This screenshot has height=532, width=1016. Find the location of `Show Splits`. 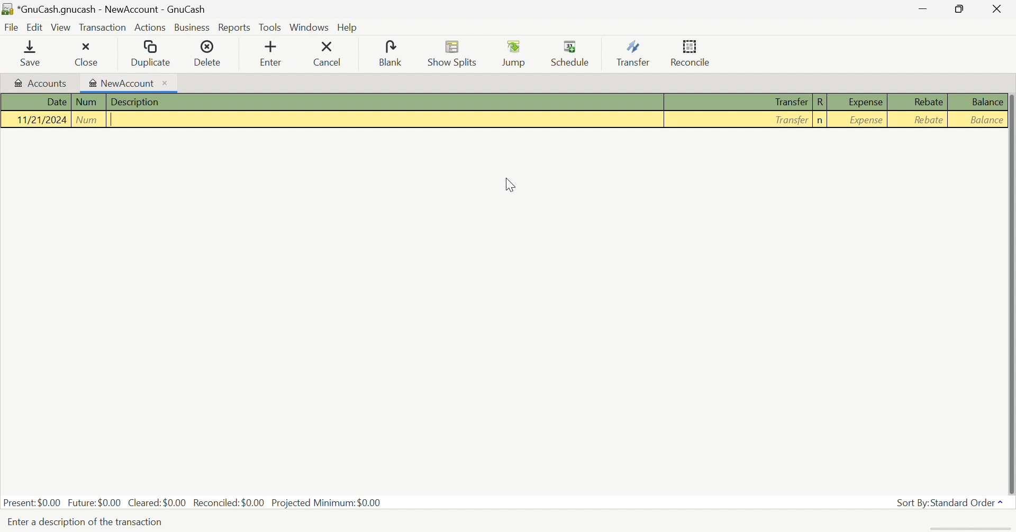

Show Splits is located at coordinates (453, 53).